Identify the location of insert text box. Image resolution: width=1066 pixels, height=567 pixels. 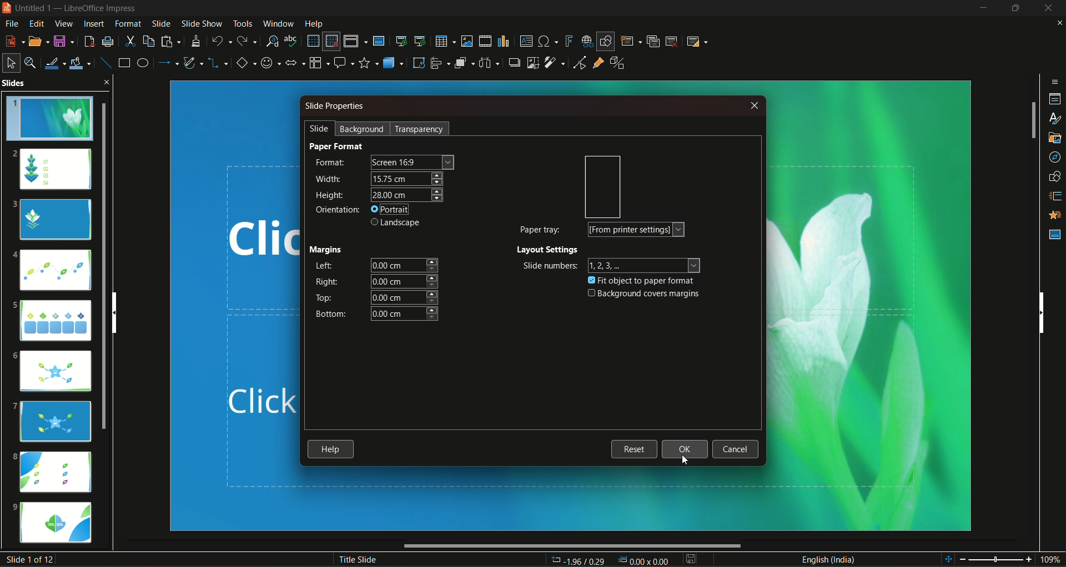
(526, 40).